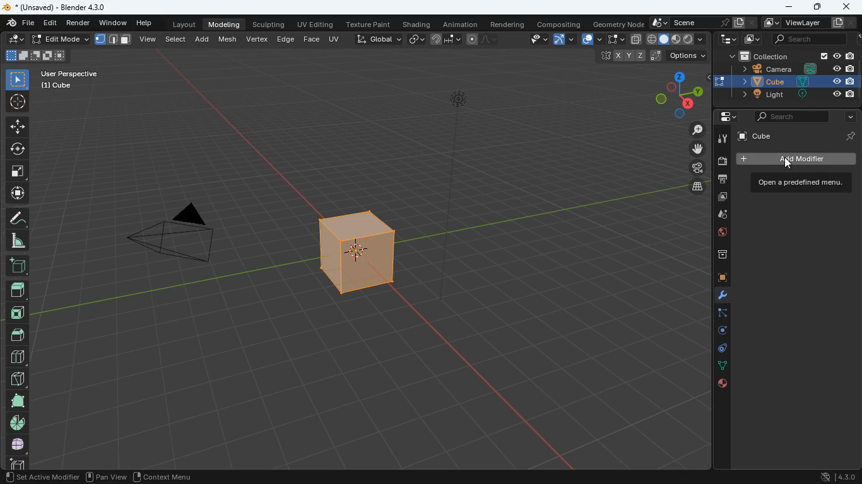 Image resolution: width=862 pixels, height=484 pixels. Describe the element at coordinates (271, 25) in the screenshot. I see `sculpting` at that location.